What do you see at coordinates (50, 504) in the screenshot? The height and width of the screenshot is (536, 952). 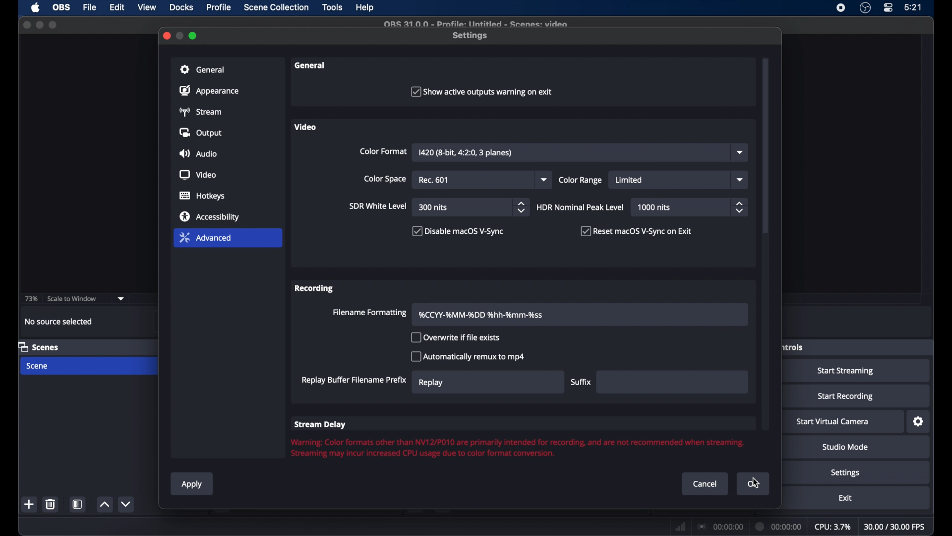 I see `delete` at bounding box center [50, 504].